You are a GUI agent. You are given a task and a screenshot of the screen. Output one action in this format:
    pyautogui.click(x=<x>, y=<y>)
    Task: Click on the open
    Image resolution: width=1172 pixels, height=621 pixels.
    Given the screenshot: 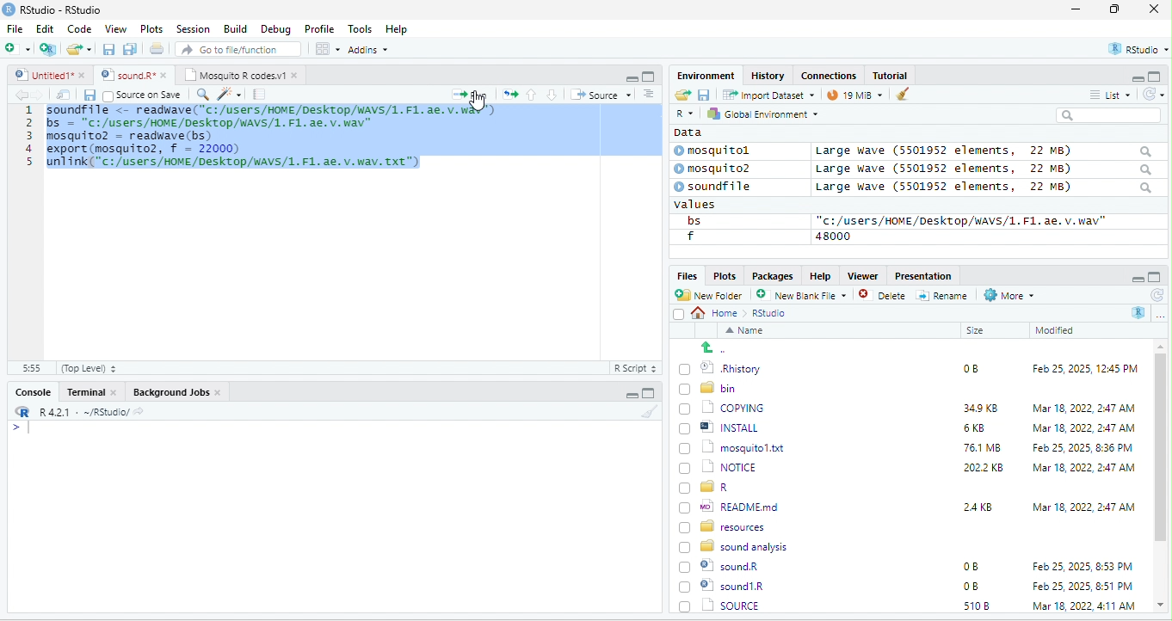 What is the action you would take?
    pyautogui.click(x=510, y=93)
    